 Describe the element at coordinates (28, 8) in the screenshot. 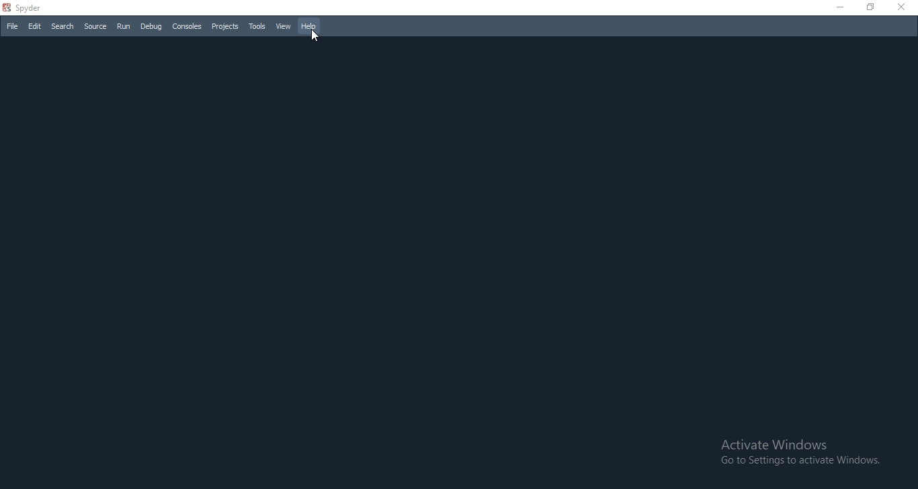

I see `spyder` at that location.